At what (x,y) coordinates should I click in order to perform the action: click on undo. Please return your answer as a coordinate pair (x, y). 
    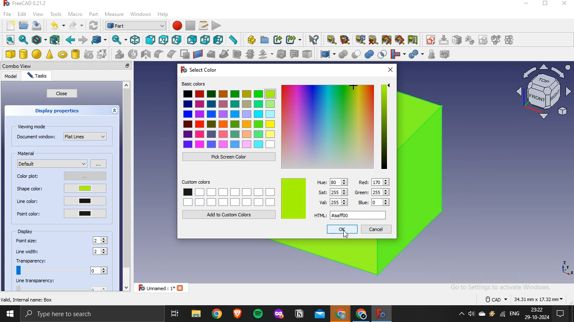
    Looking at the image, I should click on (54, 25).